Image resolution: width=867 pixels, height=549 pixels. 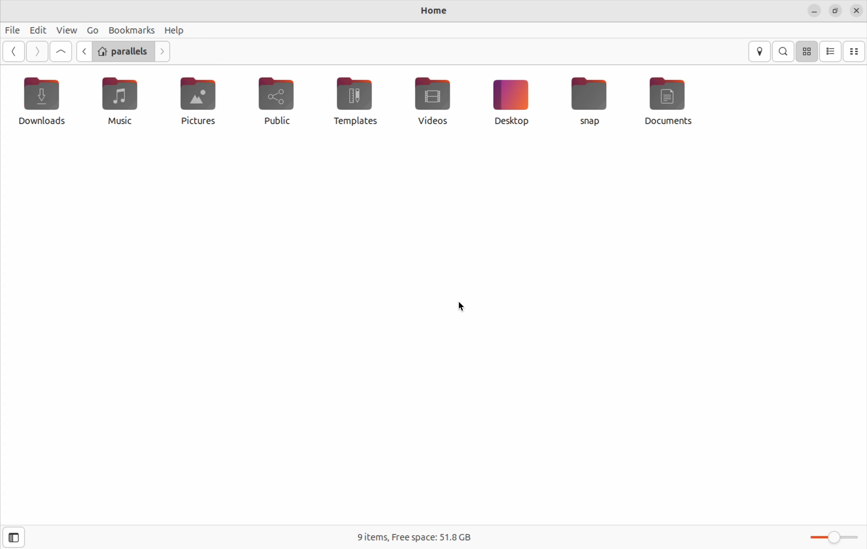 I want to click on Templates, so click(x=351, y=103).